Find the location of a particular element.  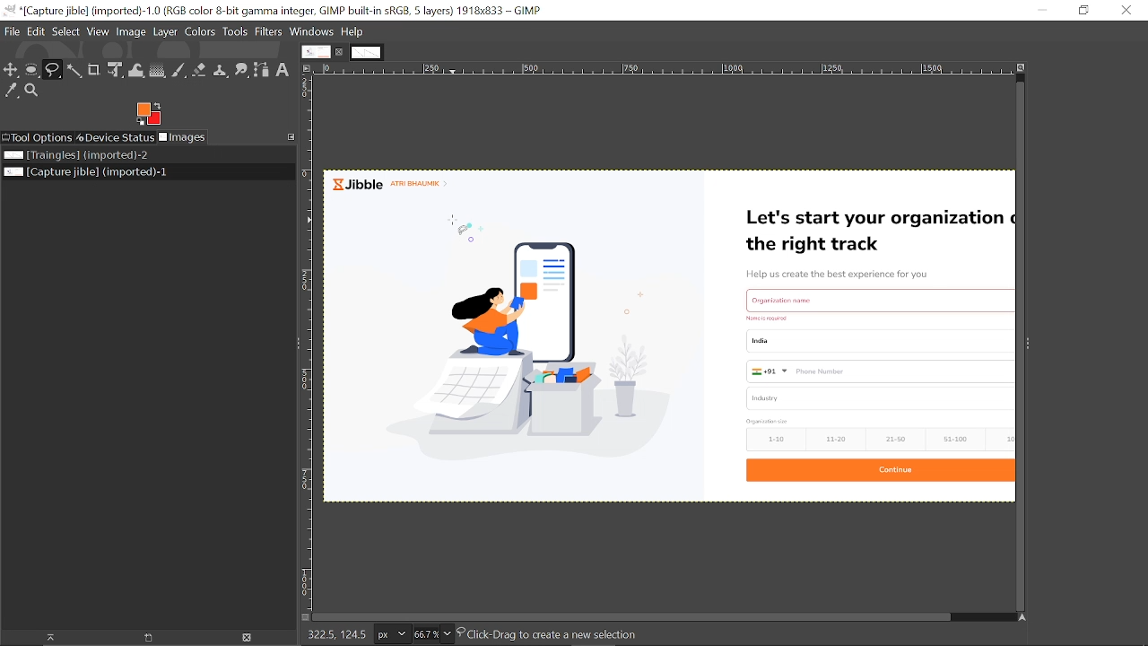

Smudge tool is located at coordinates (241, 71).